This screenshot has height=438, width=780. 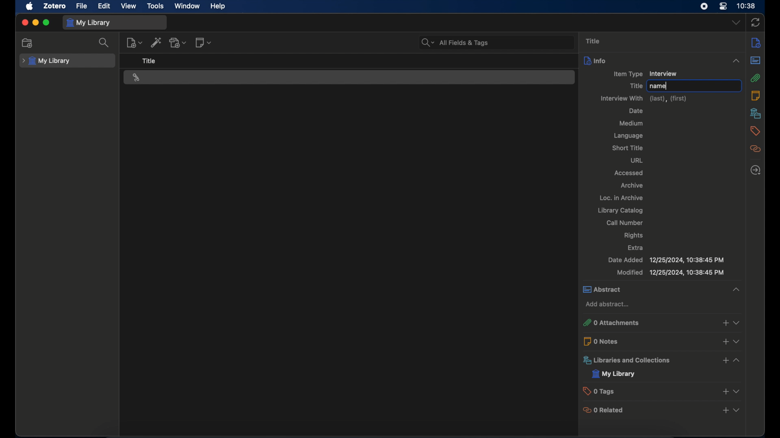 What do you see at coordinates (46, 23) in the screenshot?
I see `maximize` at bounding box center [46, 23].